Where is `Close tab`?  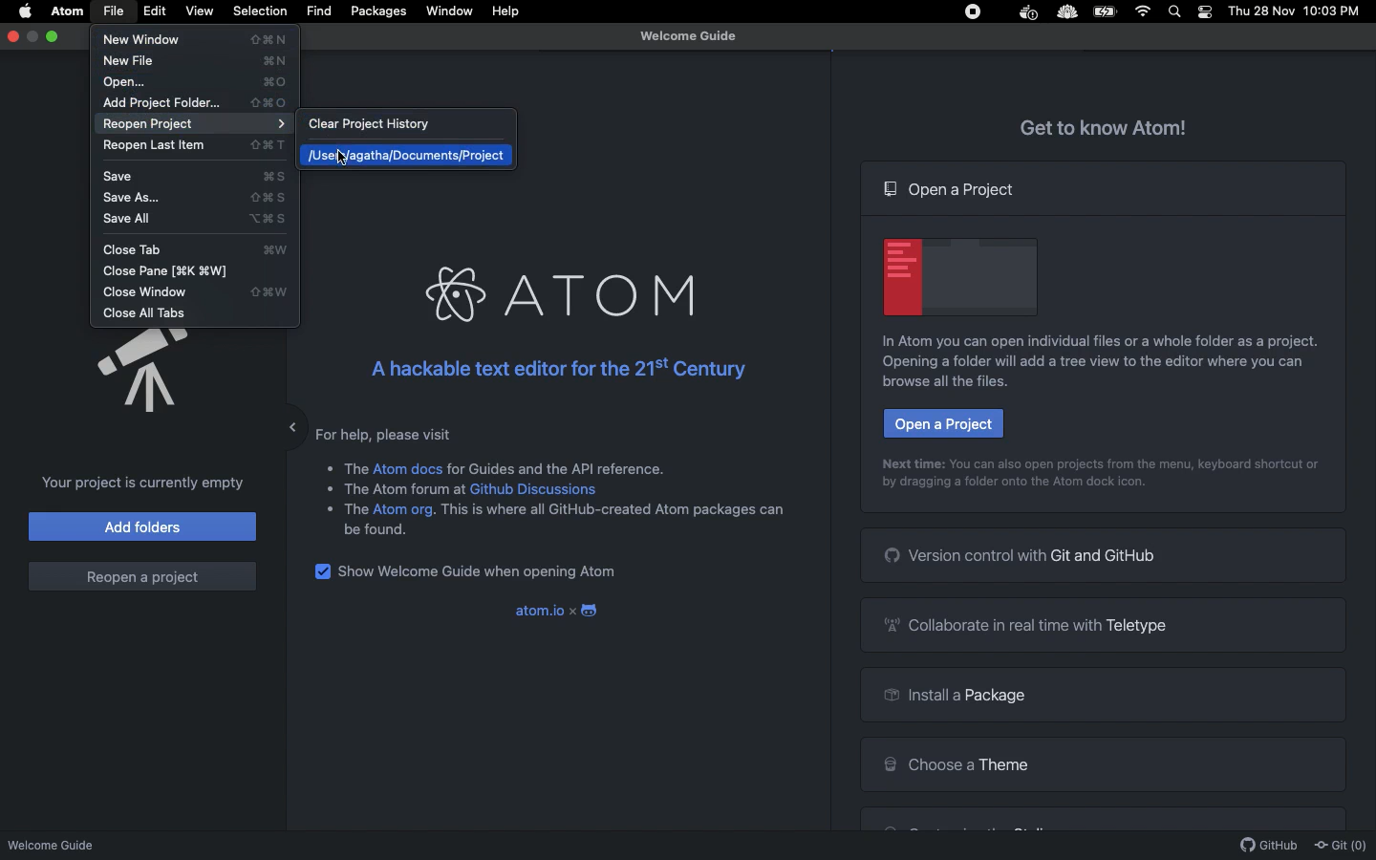
Close tab is located at coordinates (201, 249).